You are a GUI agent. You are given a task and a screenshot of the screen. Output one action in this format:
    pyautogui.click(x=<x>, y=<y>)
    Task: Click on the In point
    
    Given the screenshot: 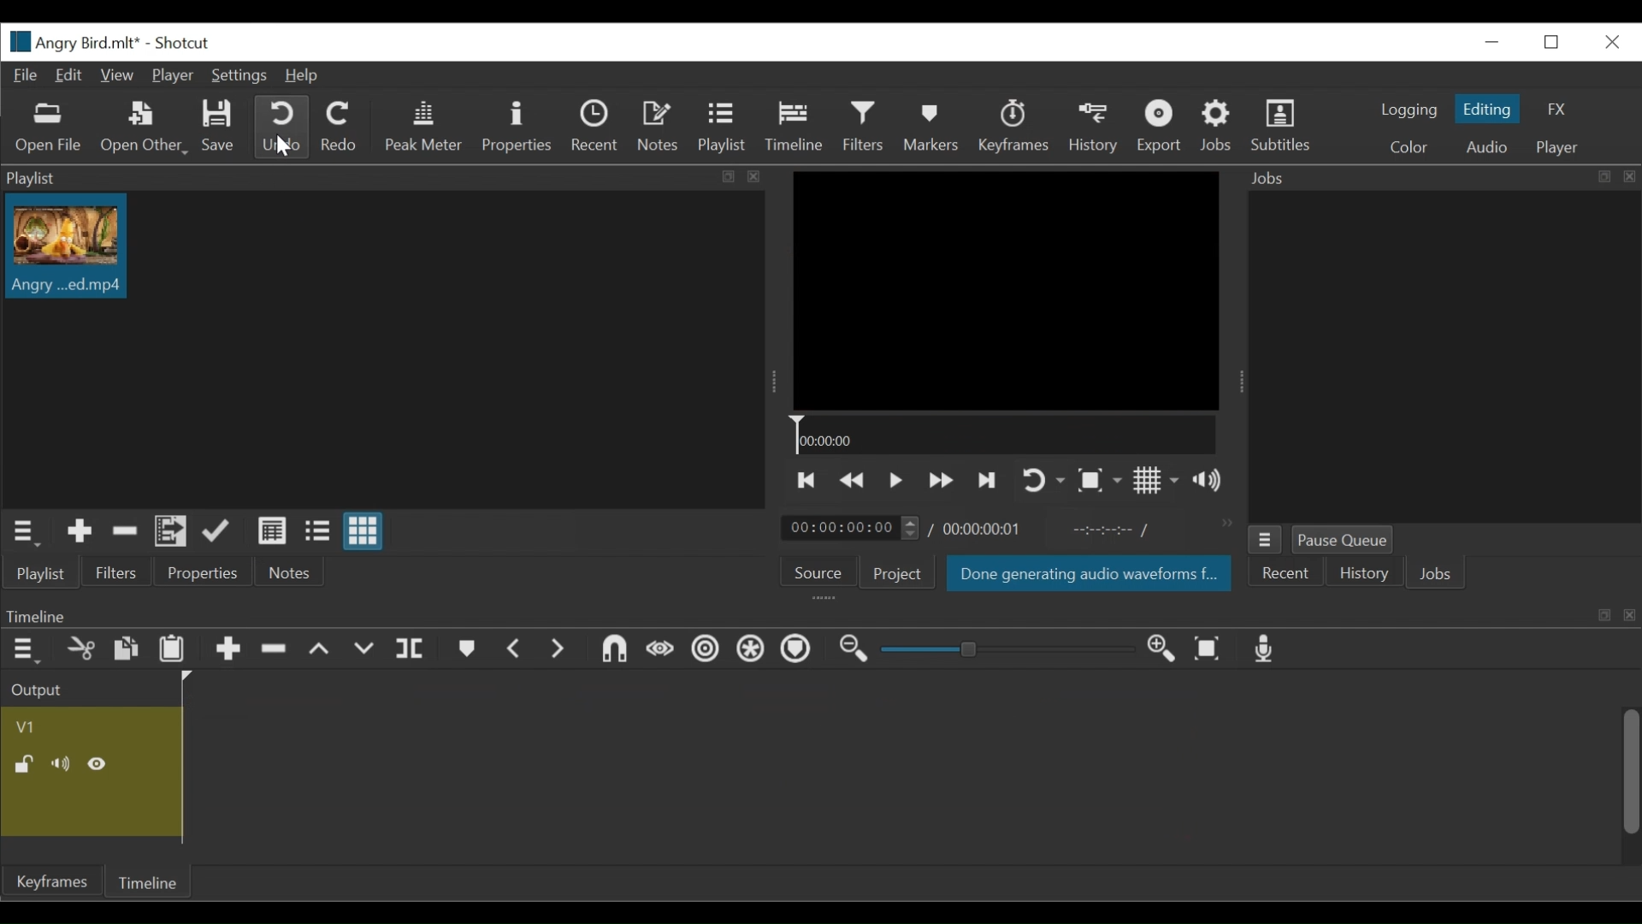 What is the action you would take?
    pyautogui.click(x=1109, y=530)
    